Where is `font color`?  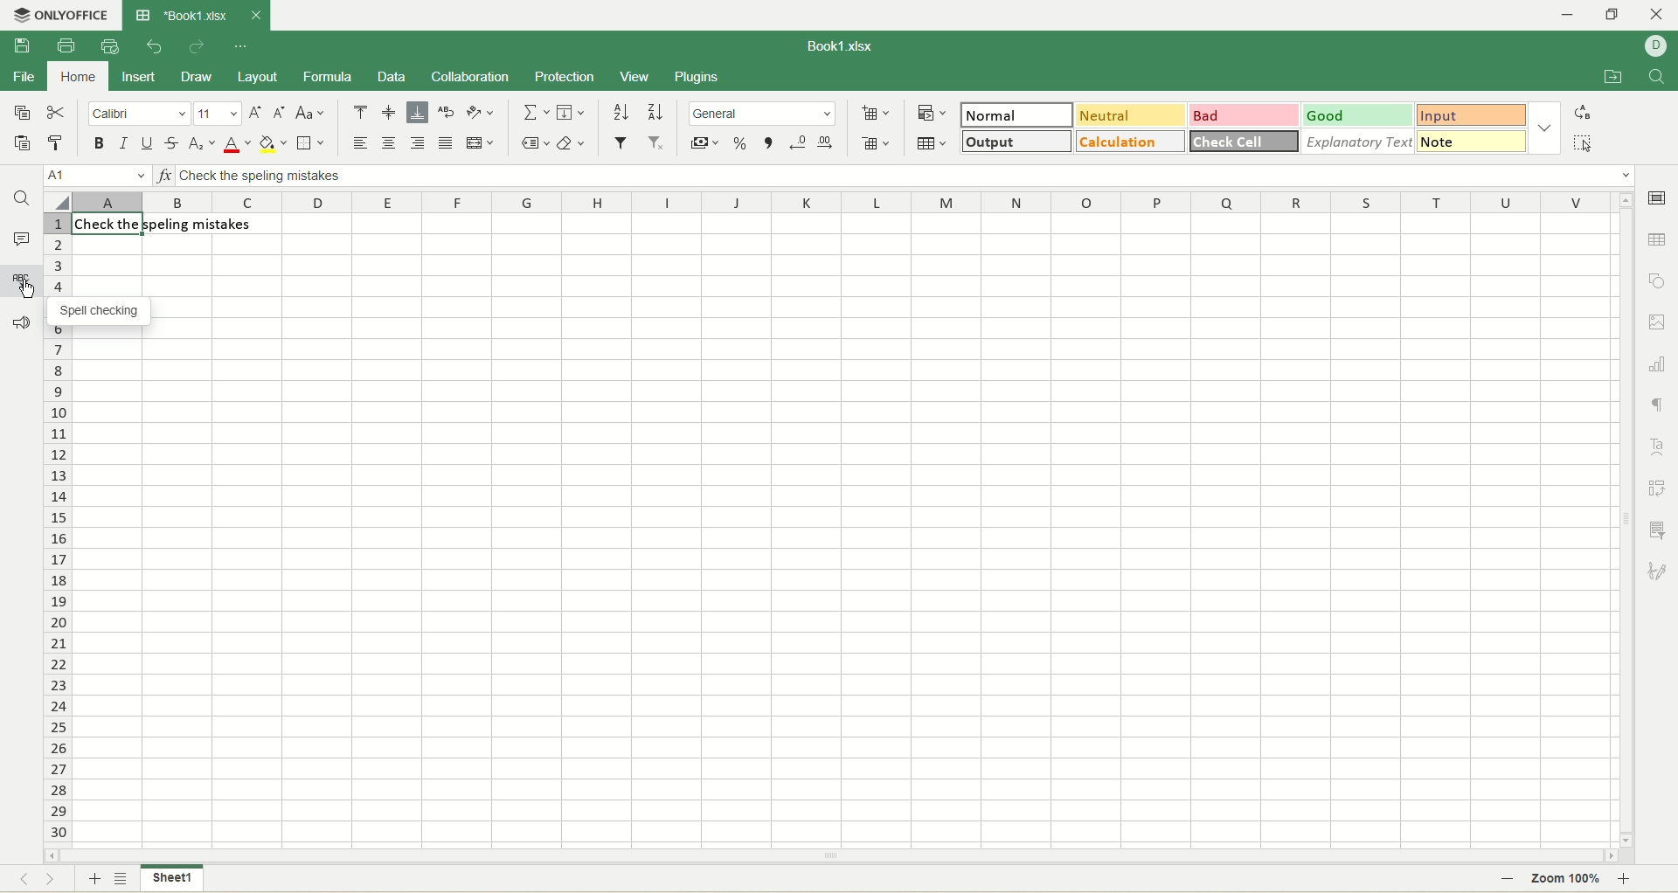
font color is located at coordinates (238, 146).